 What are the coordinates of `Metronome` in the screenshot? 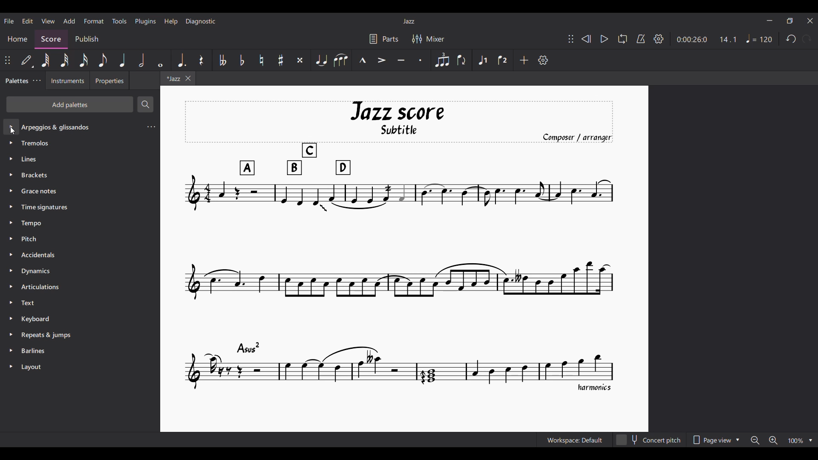 It's located at (641, 39).